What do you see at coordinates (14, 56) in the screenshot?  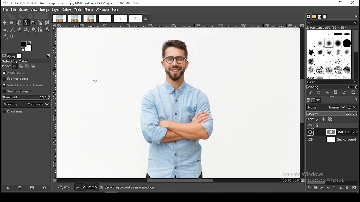 I see `undo history` at bounding box center [14, 56].